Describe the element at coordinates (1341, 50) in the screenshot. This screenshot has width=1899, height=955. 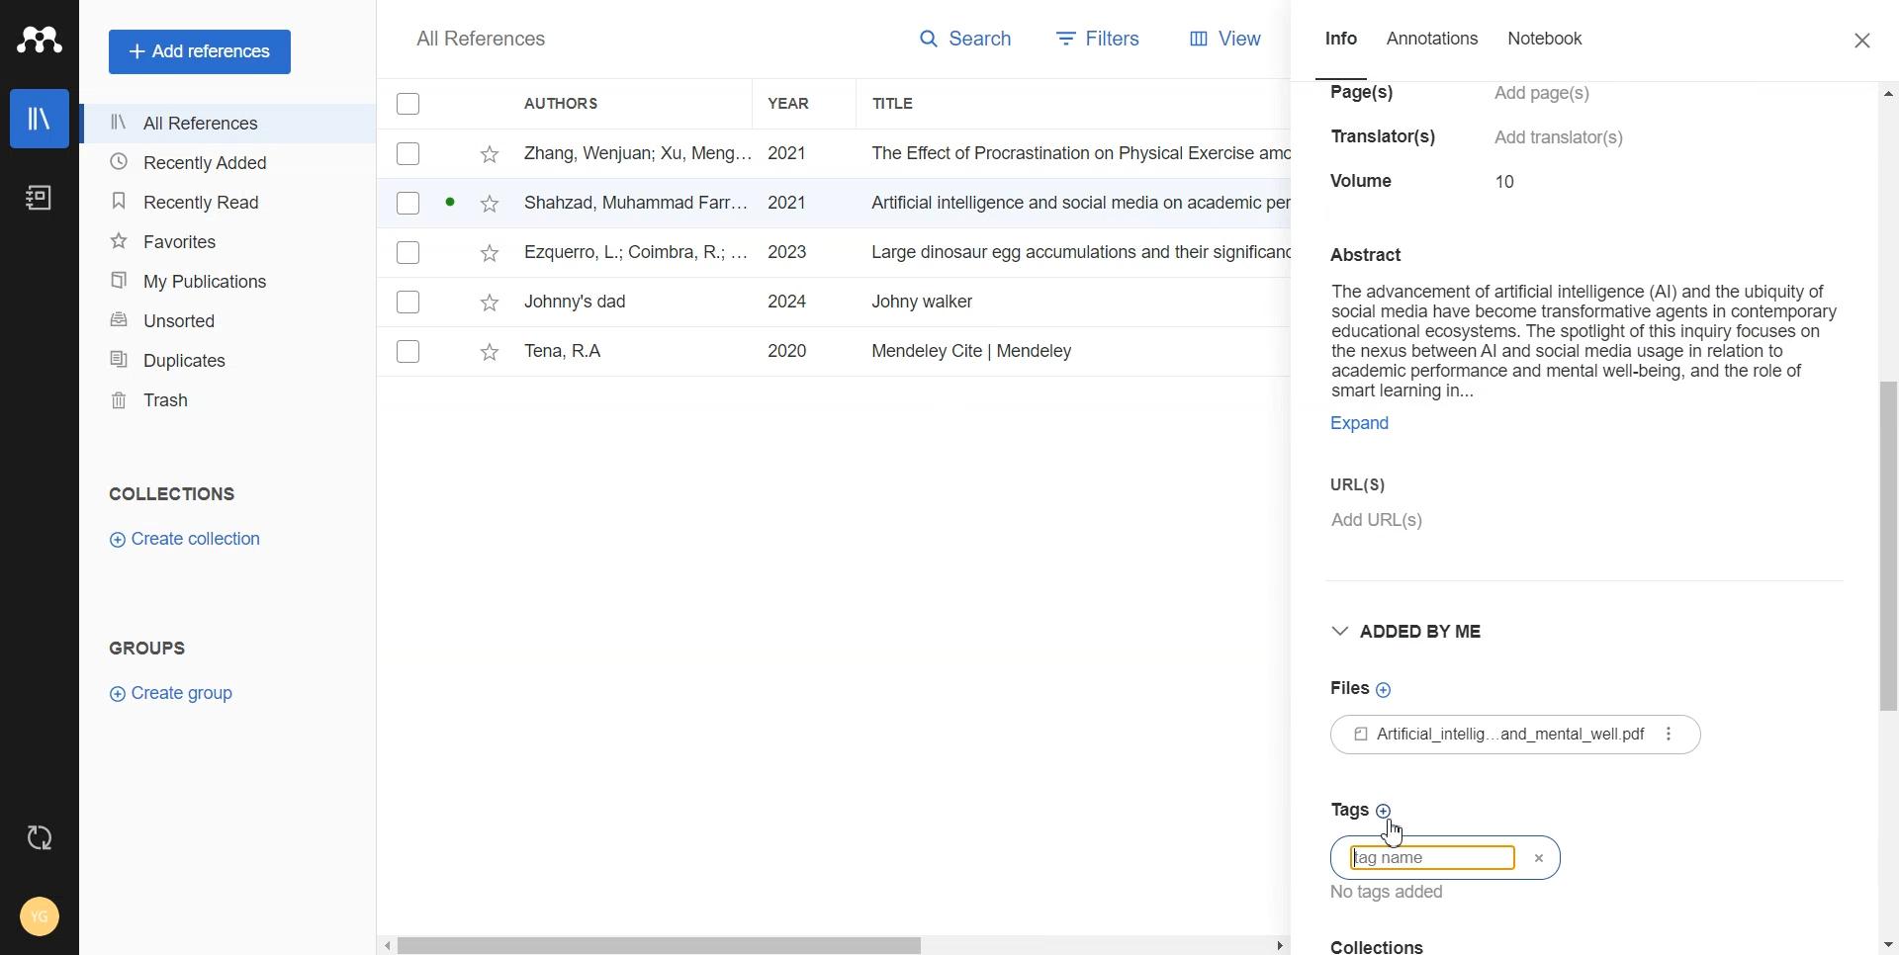
I see `Info` at that location.